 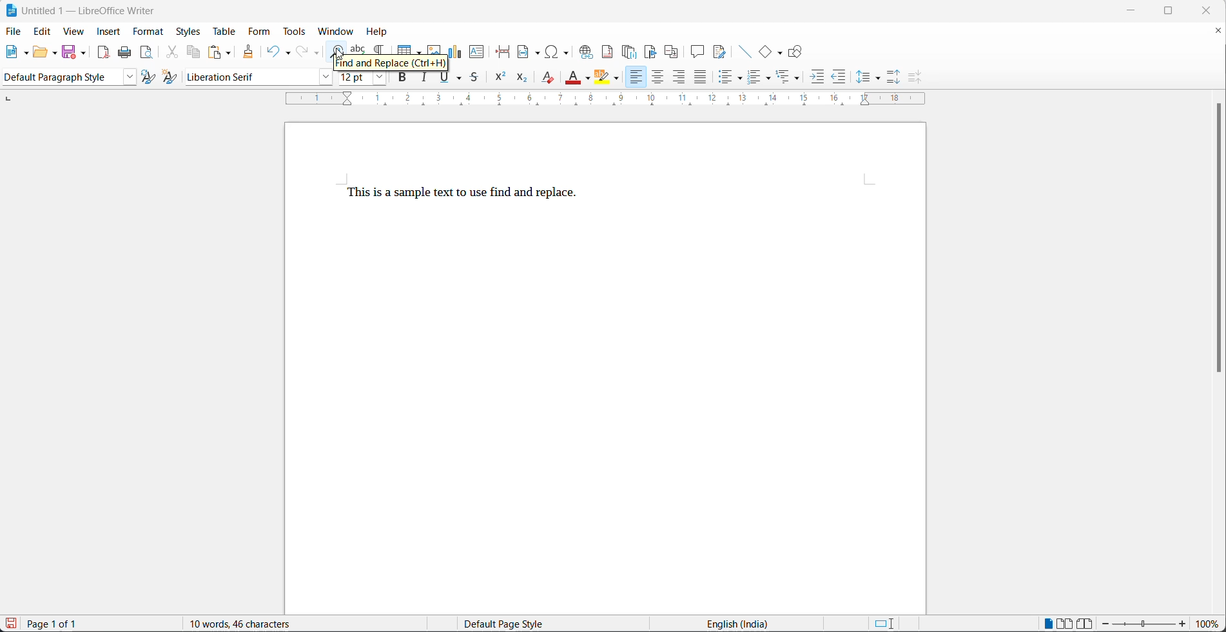 What do you see at coordinates (602, 77) in the screenshot?
I see `character highlight` at bounding box center [602, 77].